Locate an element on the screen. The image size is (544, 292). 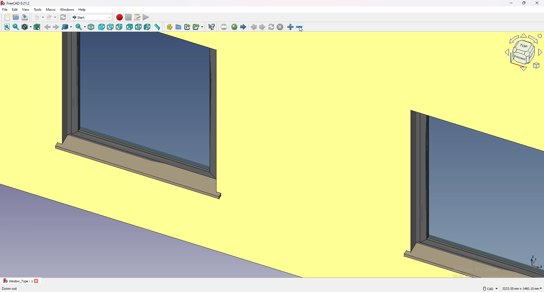
stop macro recording is located at coordinates (129, 18).